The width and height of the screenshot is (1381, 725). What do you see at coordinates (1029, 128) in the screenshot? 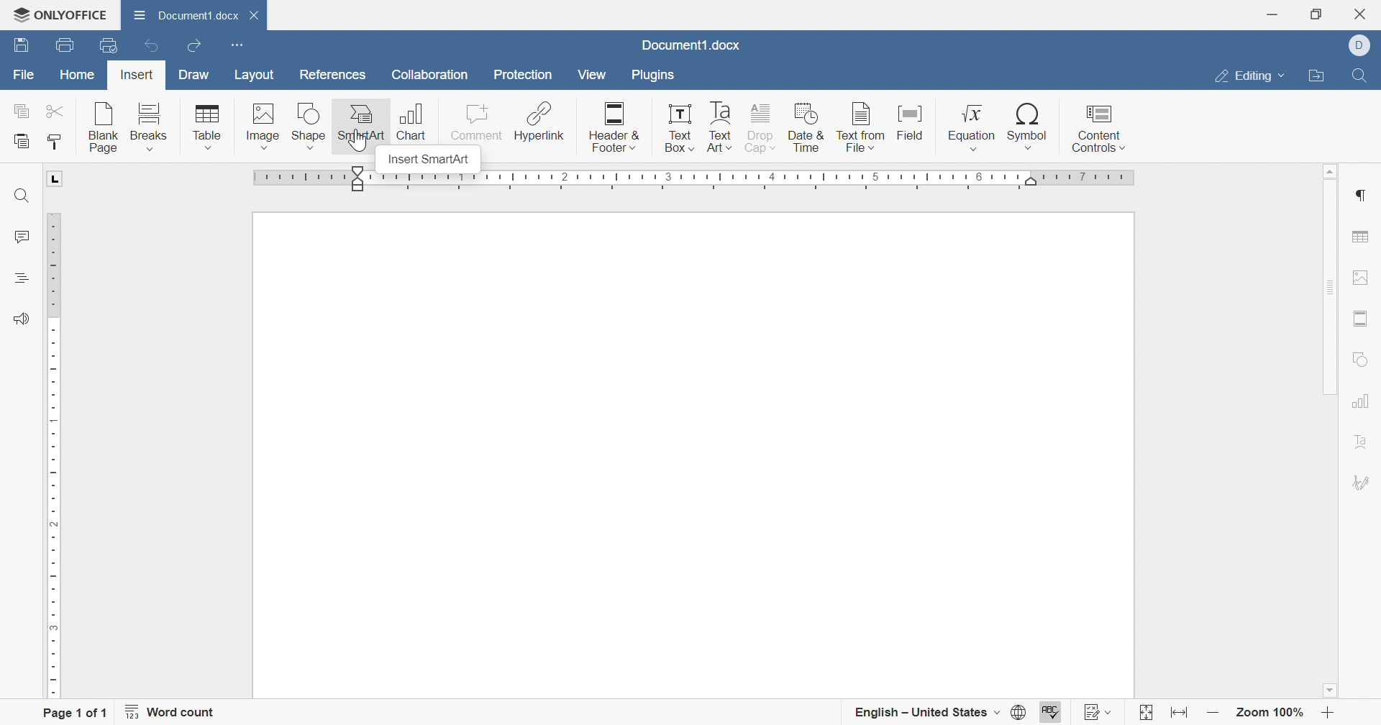
I see `Symbol` at bounding box center [1029, 128].